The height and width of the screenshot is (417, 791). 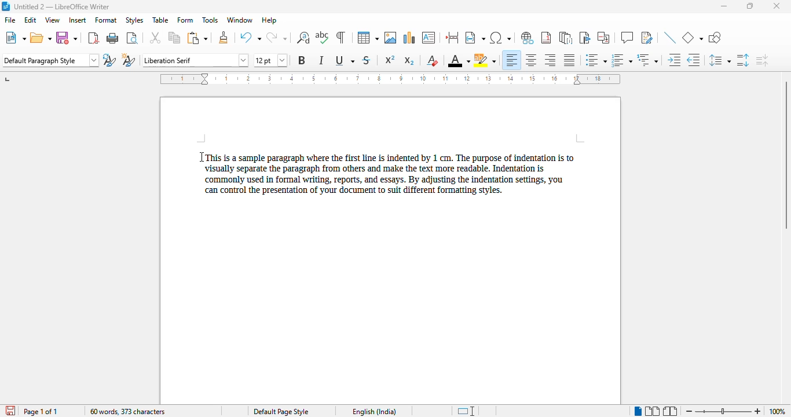 What do you see at coordinates (390, 79) in the screenshot?
I see `ruler` at bounding box center [390, 79].